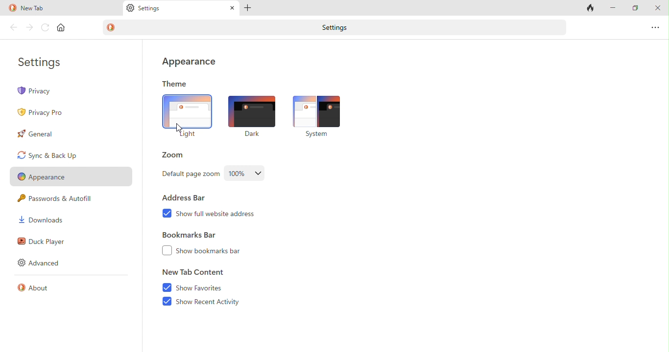  Describe the element at coordinates (47, 221) in the screenshot. I see `download` at that location.